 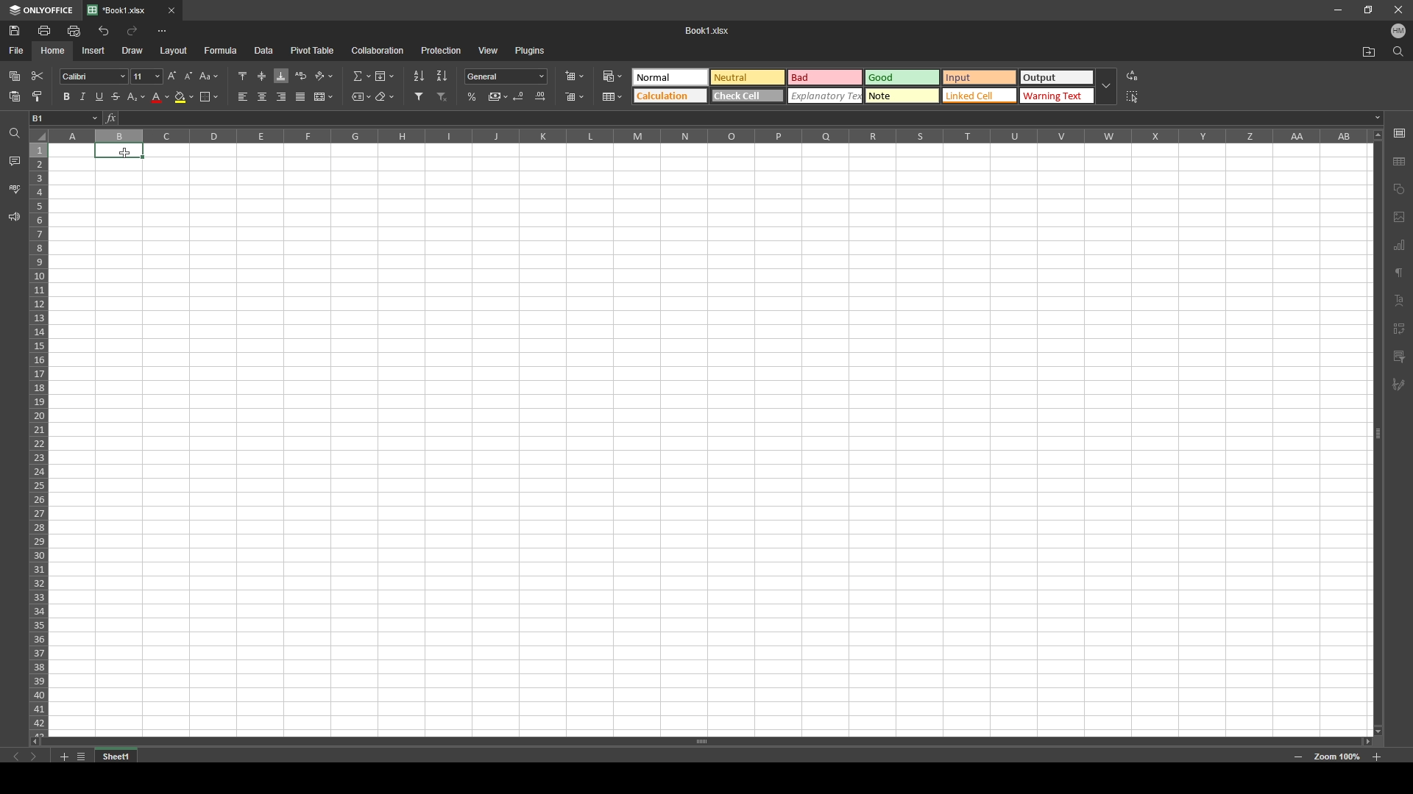 What do you see at coordinates (262, 75) in the screenshot?
I see `align middle` at bounding box center [262, 75].